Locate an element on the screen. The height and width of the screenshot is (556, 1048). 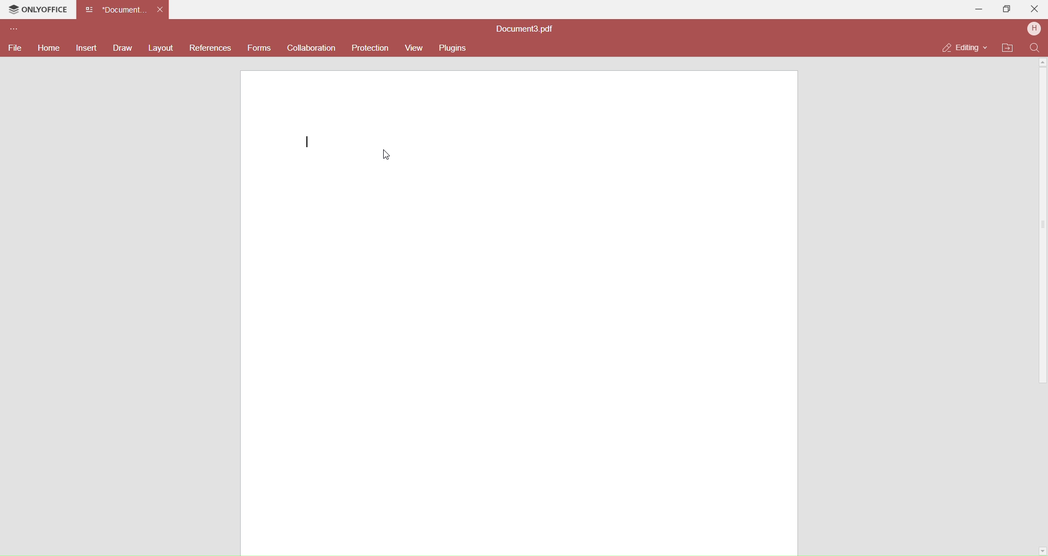
writing cursor is located at coordinates (307, 142).